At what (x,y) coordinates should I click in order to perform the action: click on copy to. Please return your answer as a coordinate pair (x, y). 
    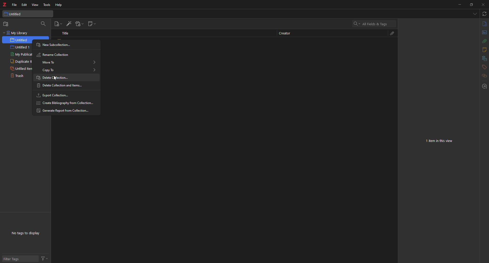
    Looking at the image, I should click on (69, 70).